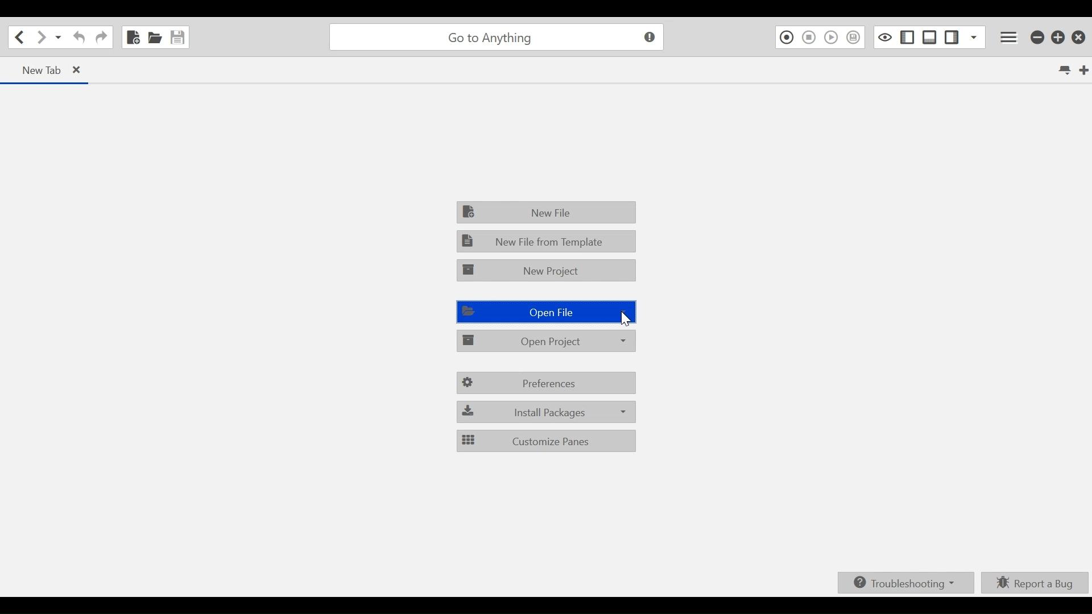 Image resolution: width=1092 pixels, height=614 pixels. Describe the element at coordinates (547, 382) in the screenshot. I see `Preferences` at that location.